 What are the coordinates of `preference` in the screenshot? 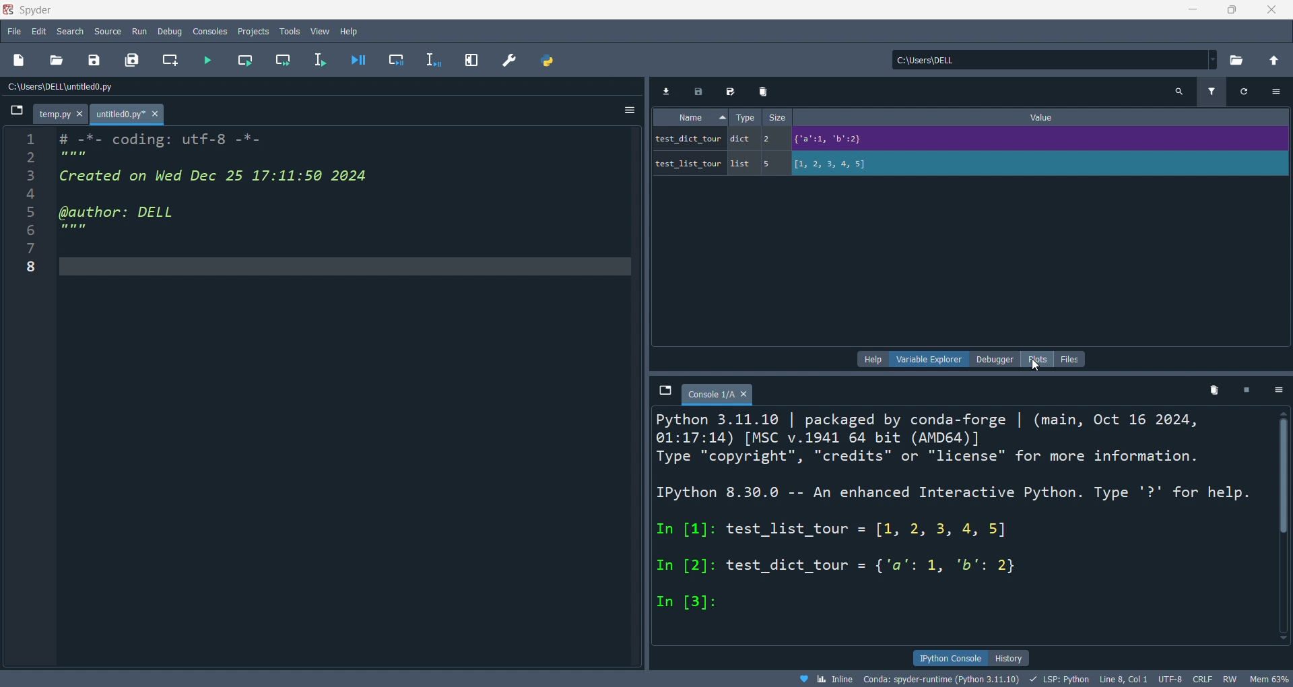 It's located at (509, 59).